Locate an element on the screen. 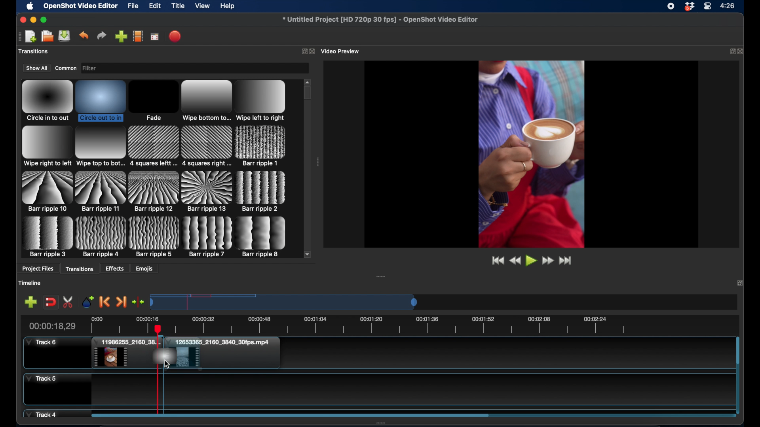 The width and height of the screenshot is (760, 427). clip is located at coordinates (225, 353).